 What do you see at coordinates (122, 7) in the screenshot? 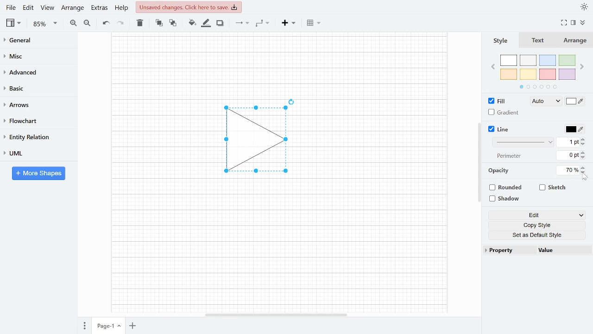
I see `help` at bounding box center [122, 7].